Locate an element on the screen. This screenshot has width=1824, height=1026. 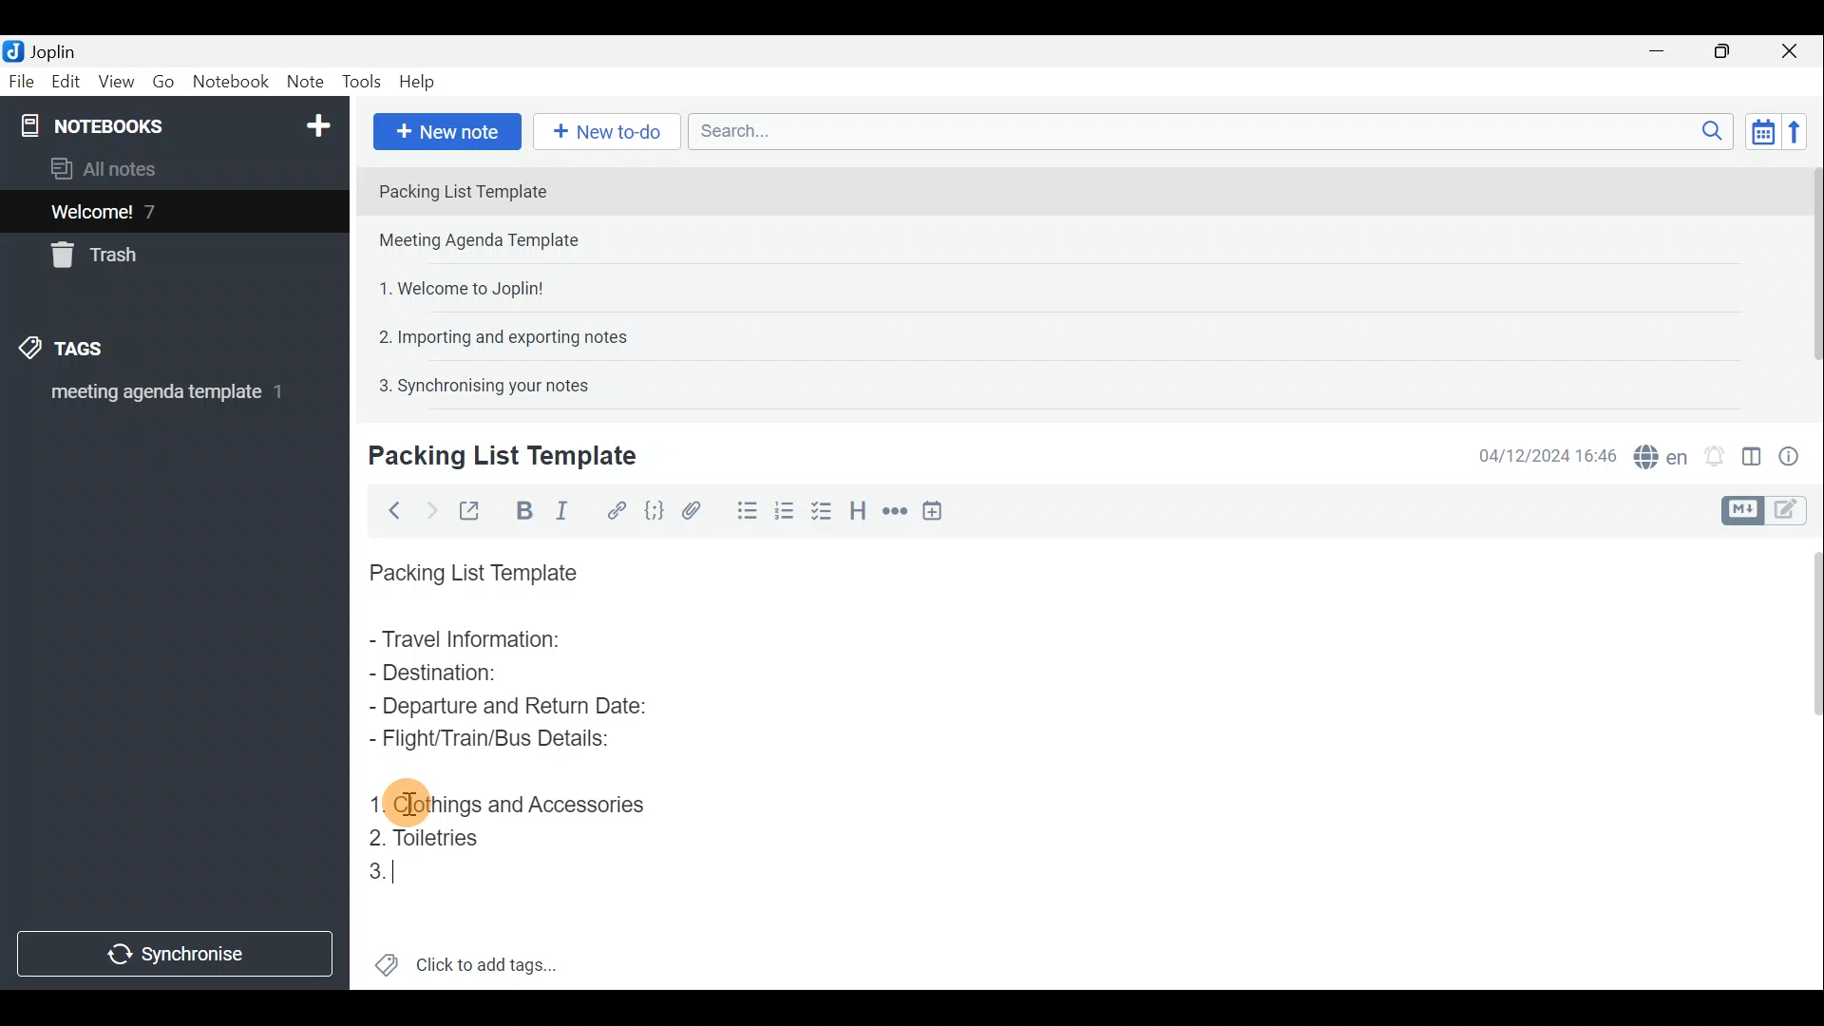
Note 2 is located at coordinates (498, 242).